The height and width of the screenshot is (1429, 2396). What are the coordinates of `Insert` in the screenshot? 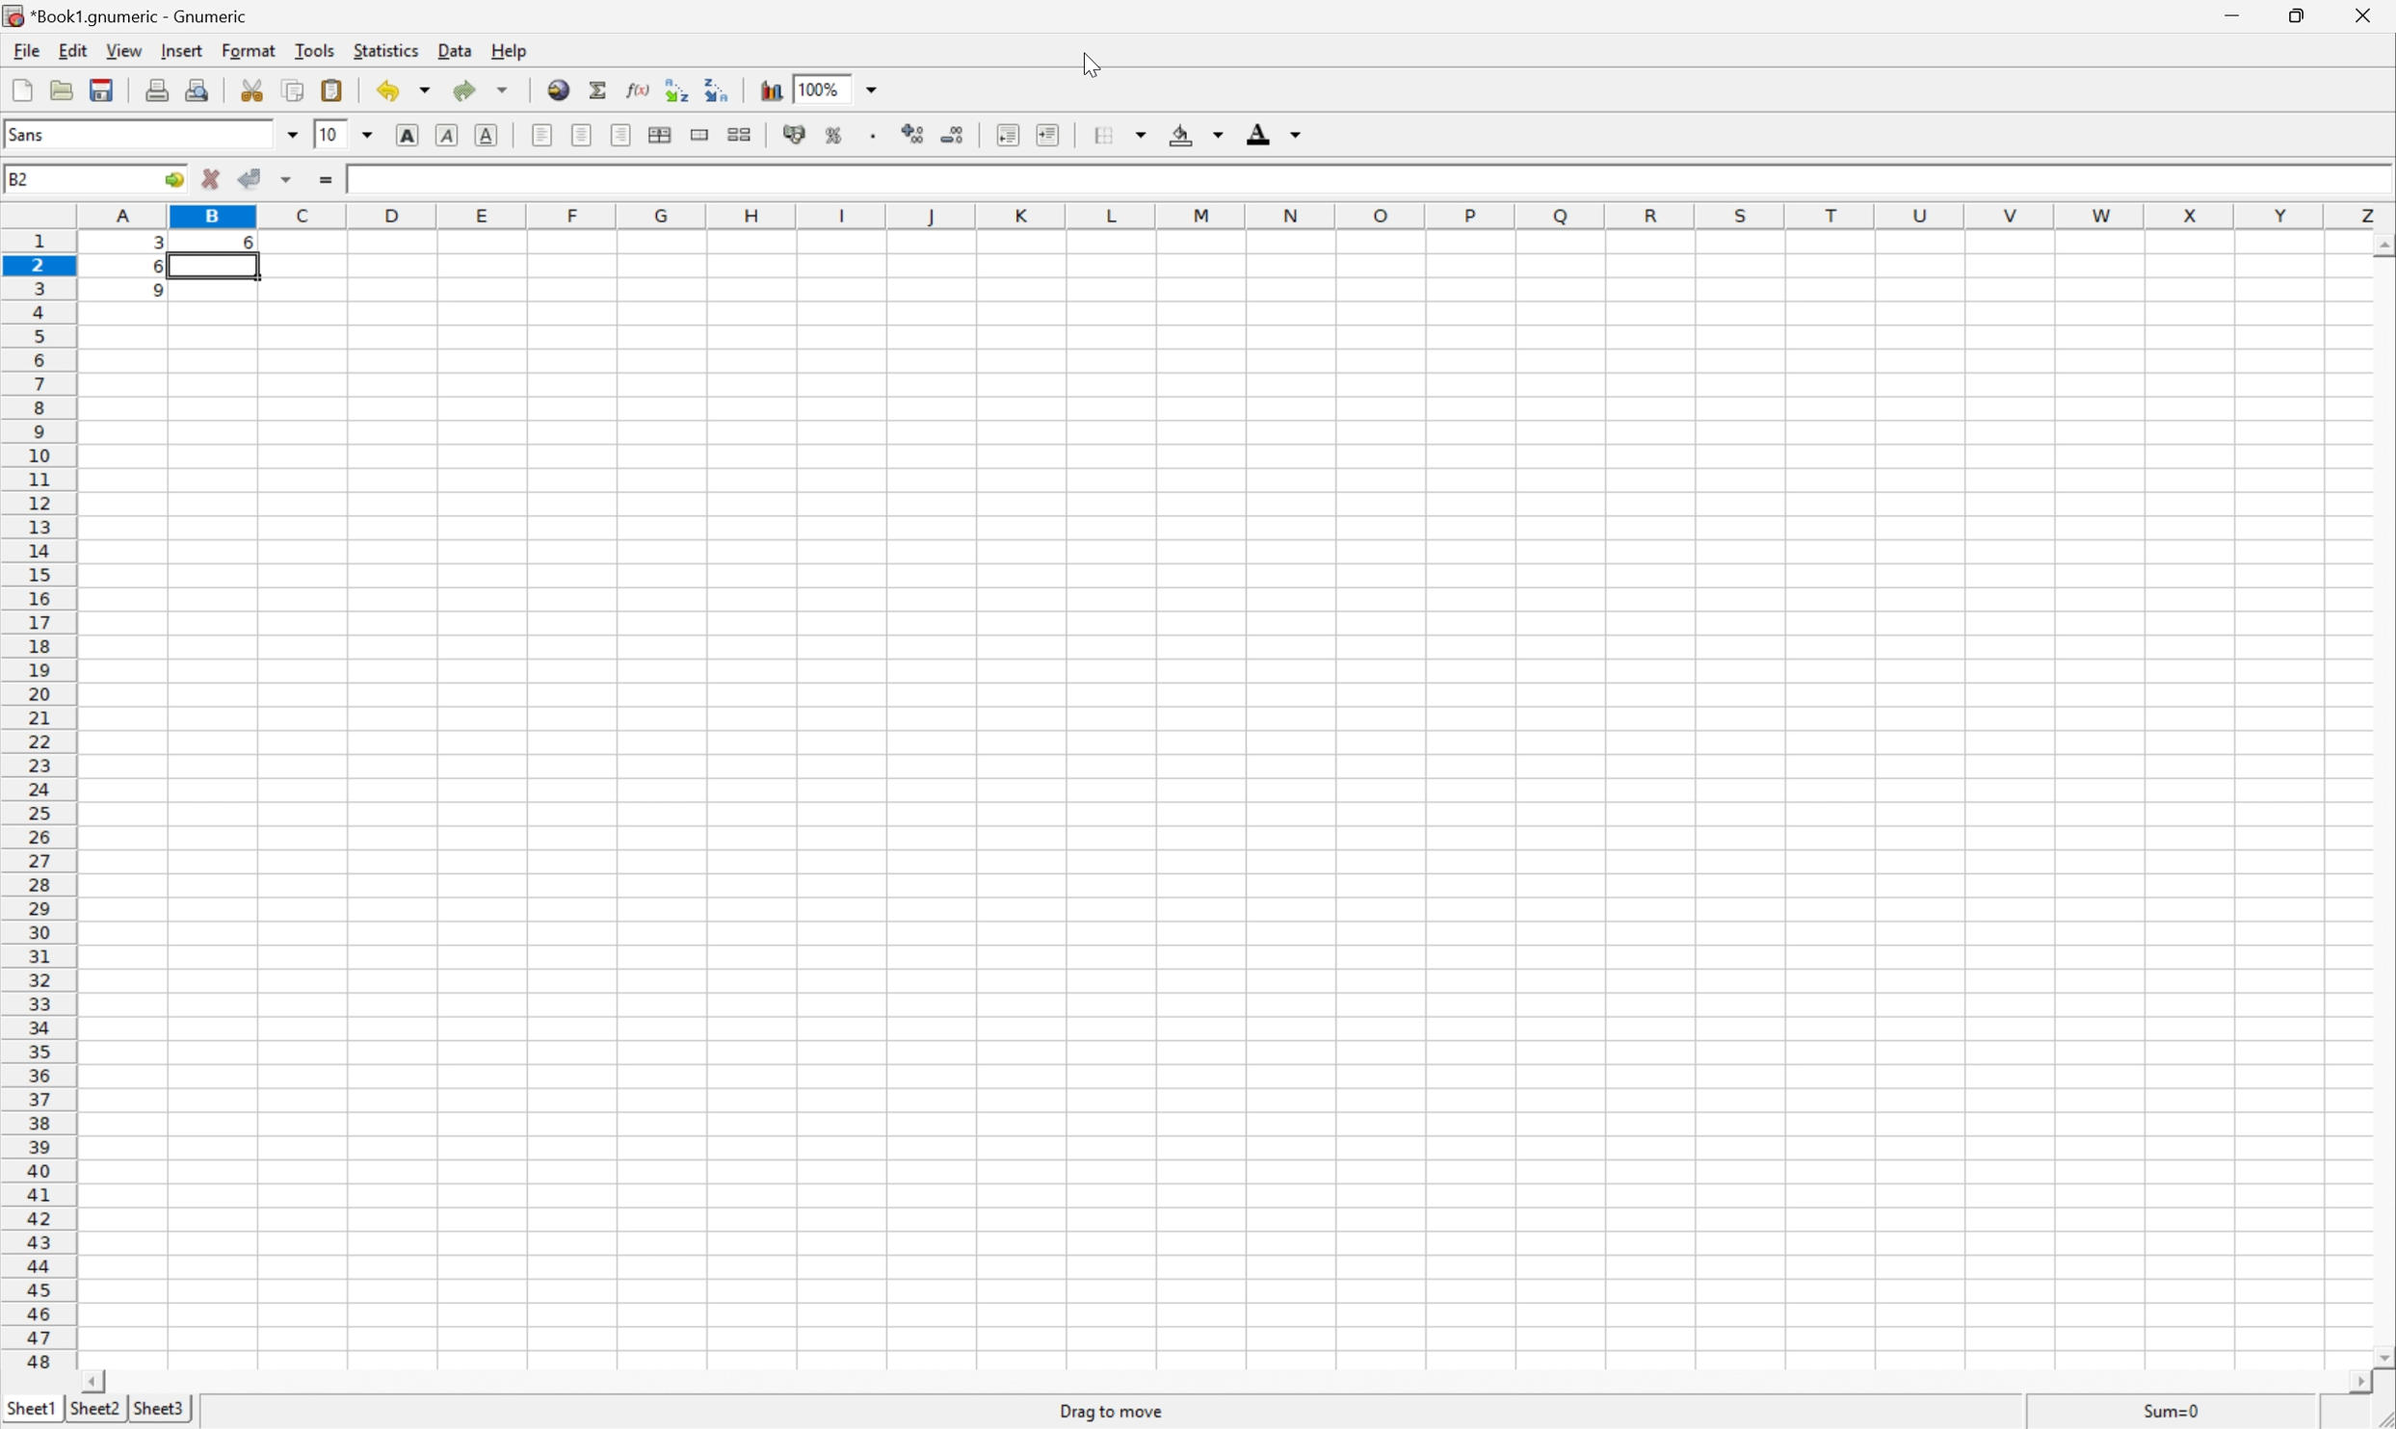 It's located at (181, 50).